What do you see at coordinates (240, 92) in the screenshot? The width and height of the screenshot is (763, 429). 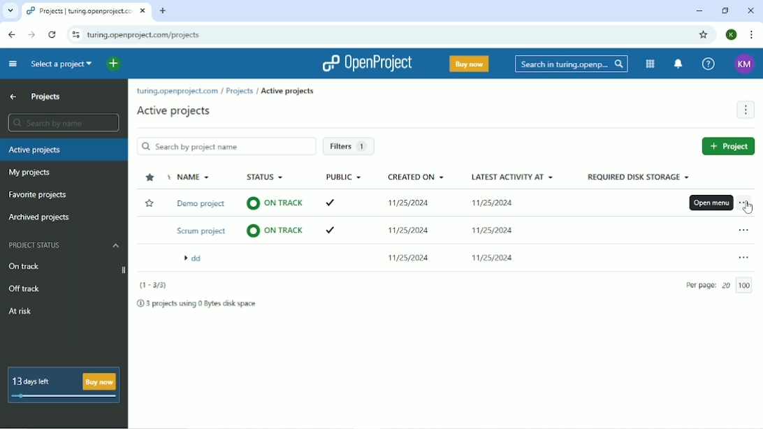 I see `Projects` at bounding box center [240, 92].